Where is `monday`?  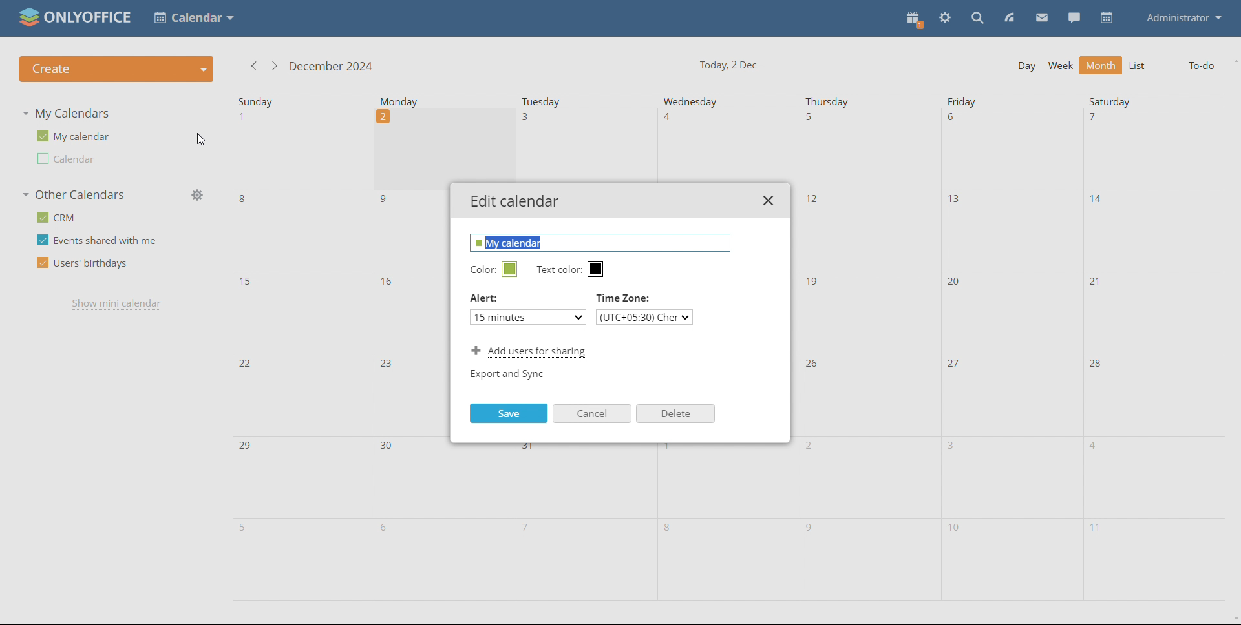
monday is located at coordinates (444, 523).